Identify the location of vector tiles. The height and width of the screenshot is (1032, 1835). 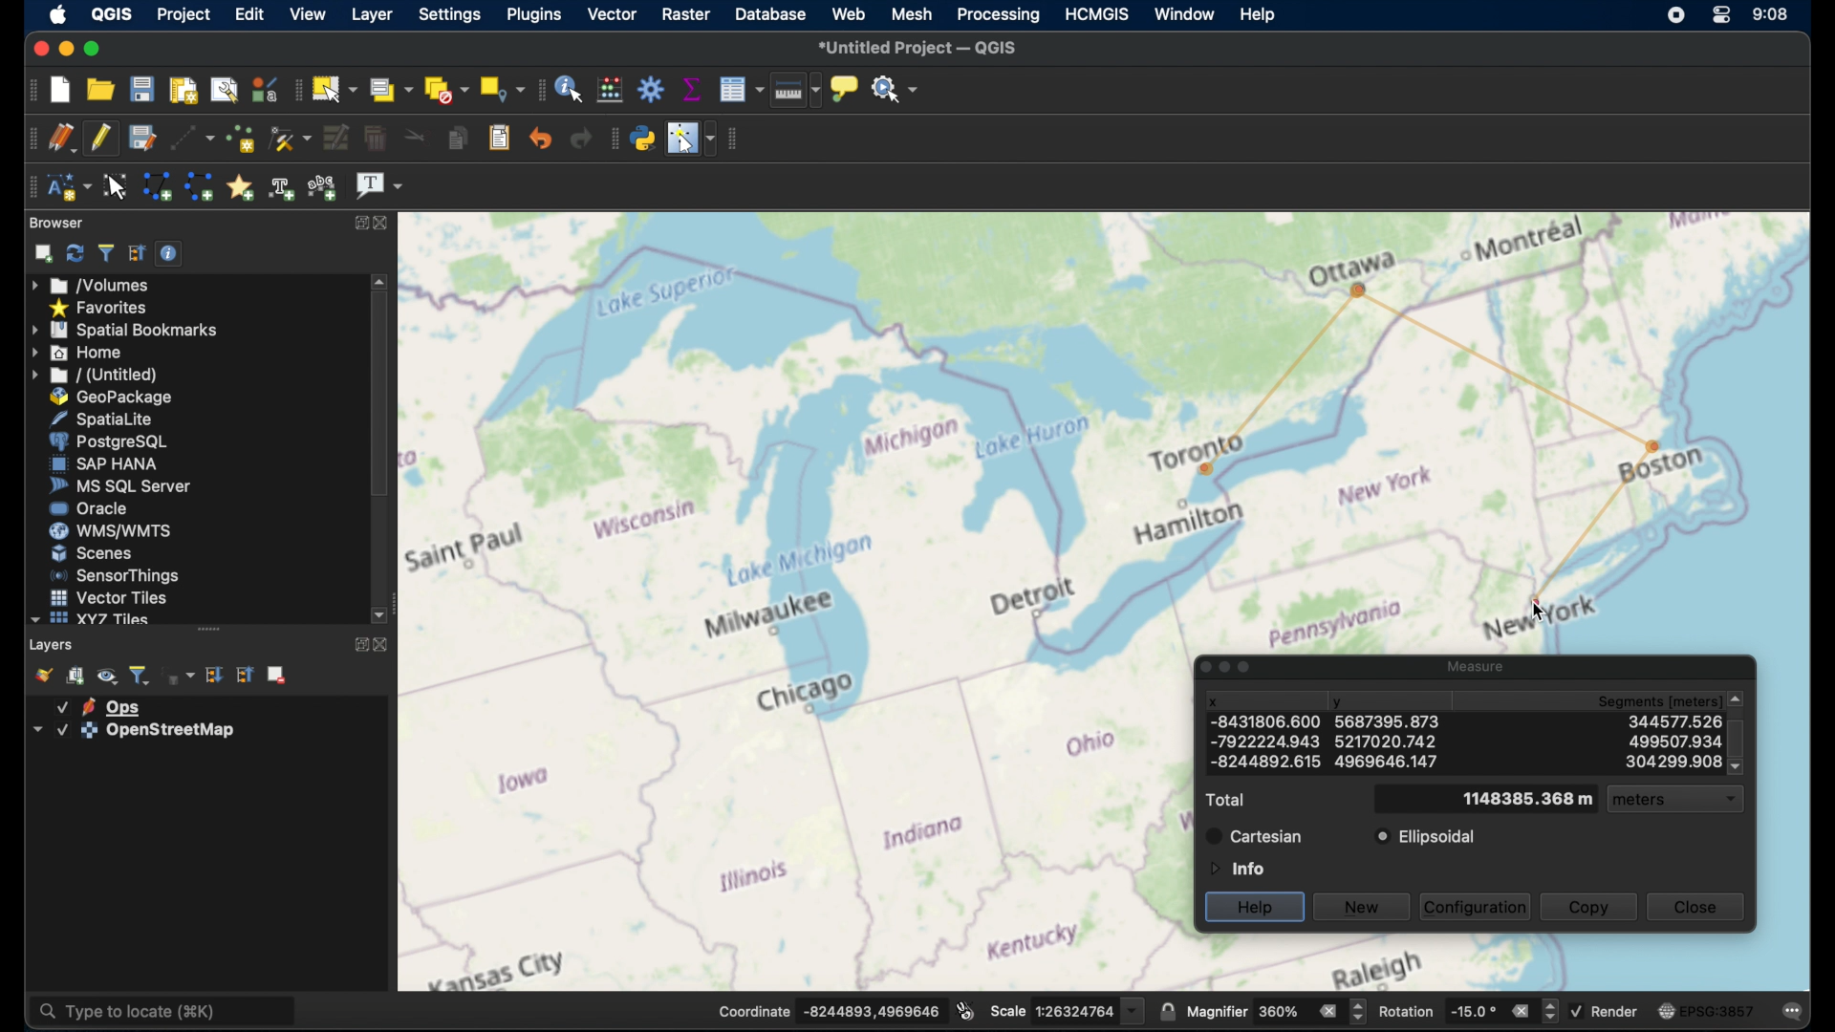
(107, 596).